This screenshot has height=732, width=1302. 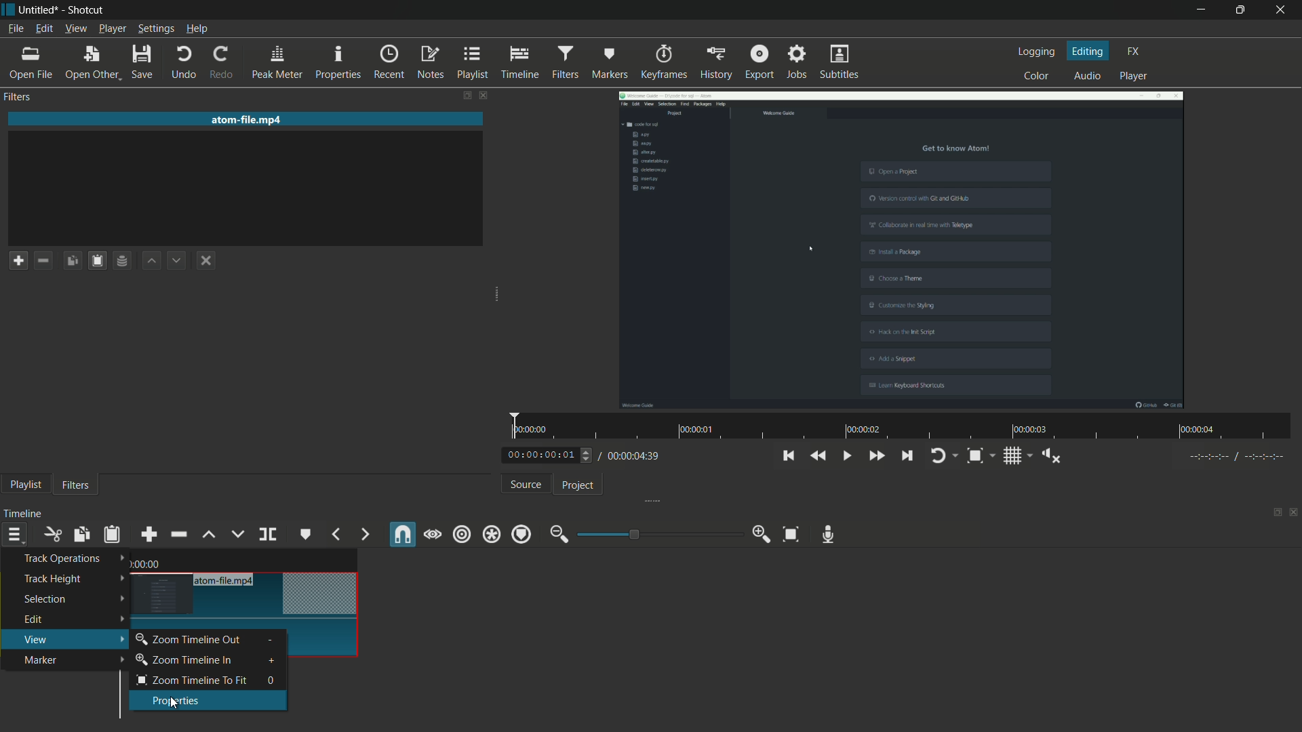 I want to click on imported file name, so click(x=246, y=119).